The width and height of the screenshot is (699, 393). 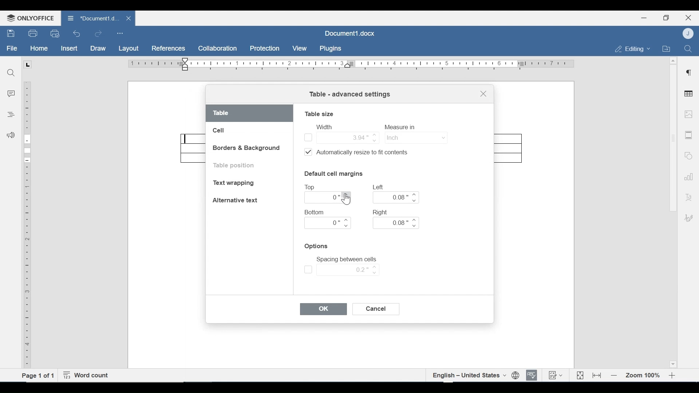 I want to click on Spacing between cells, so click(x=347, y=259).